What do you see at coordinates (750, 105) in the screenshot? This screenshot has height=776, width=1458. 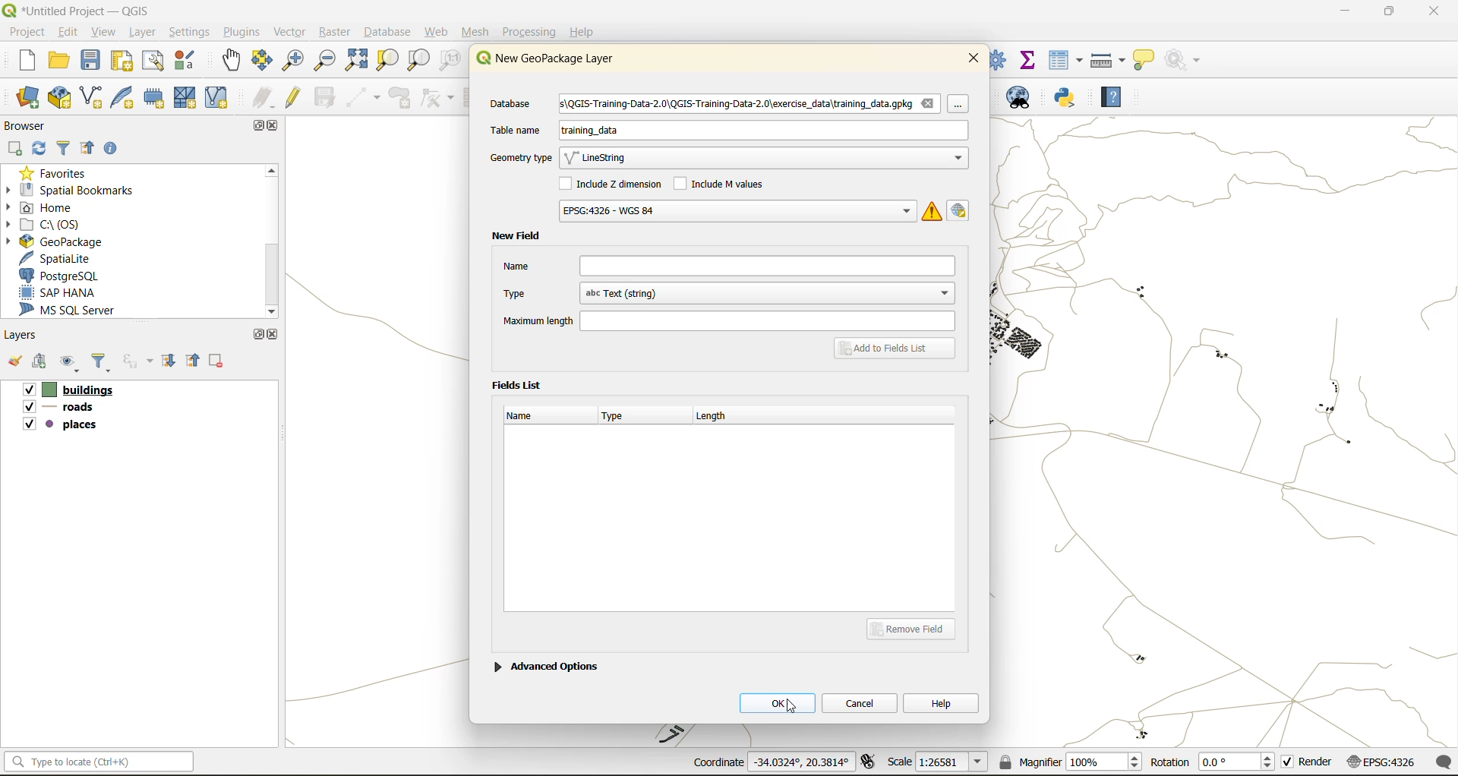 I see `database name and path` at bounding box center [750, 105].